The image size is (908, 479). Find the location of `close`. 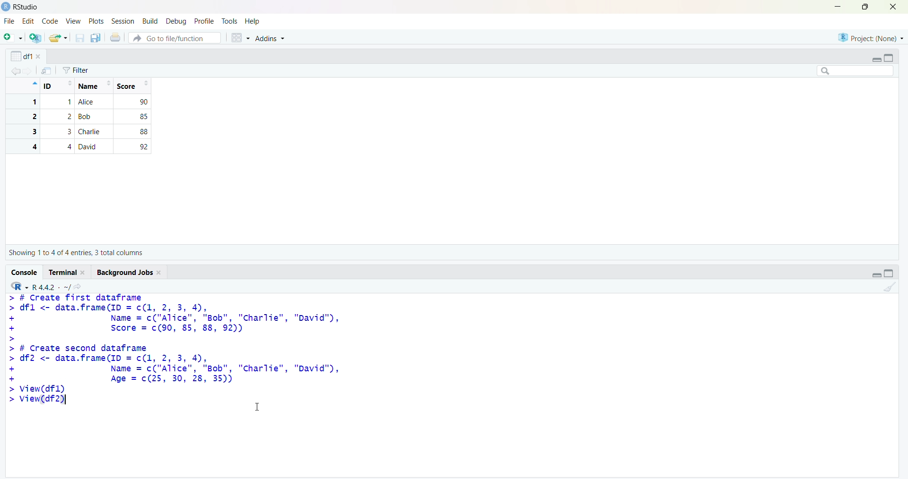

close is located at coordinates (84, 273).